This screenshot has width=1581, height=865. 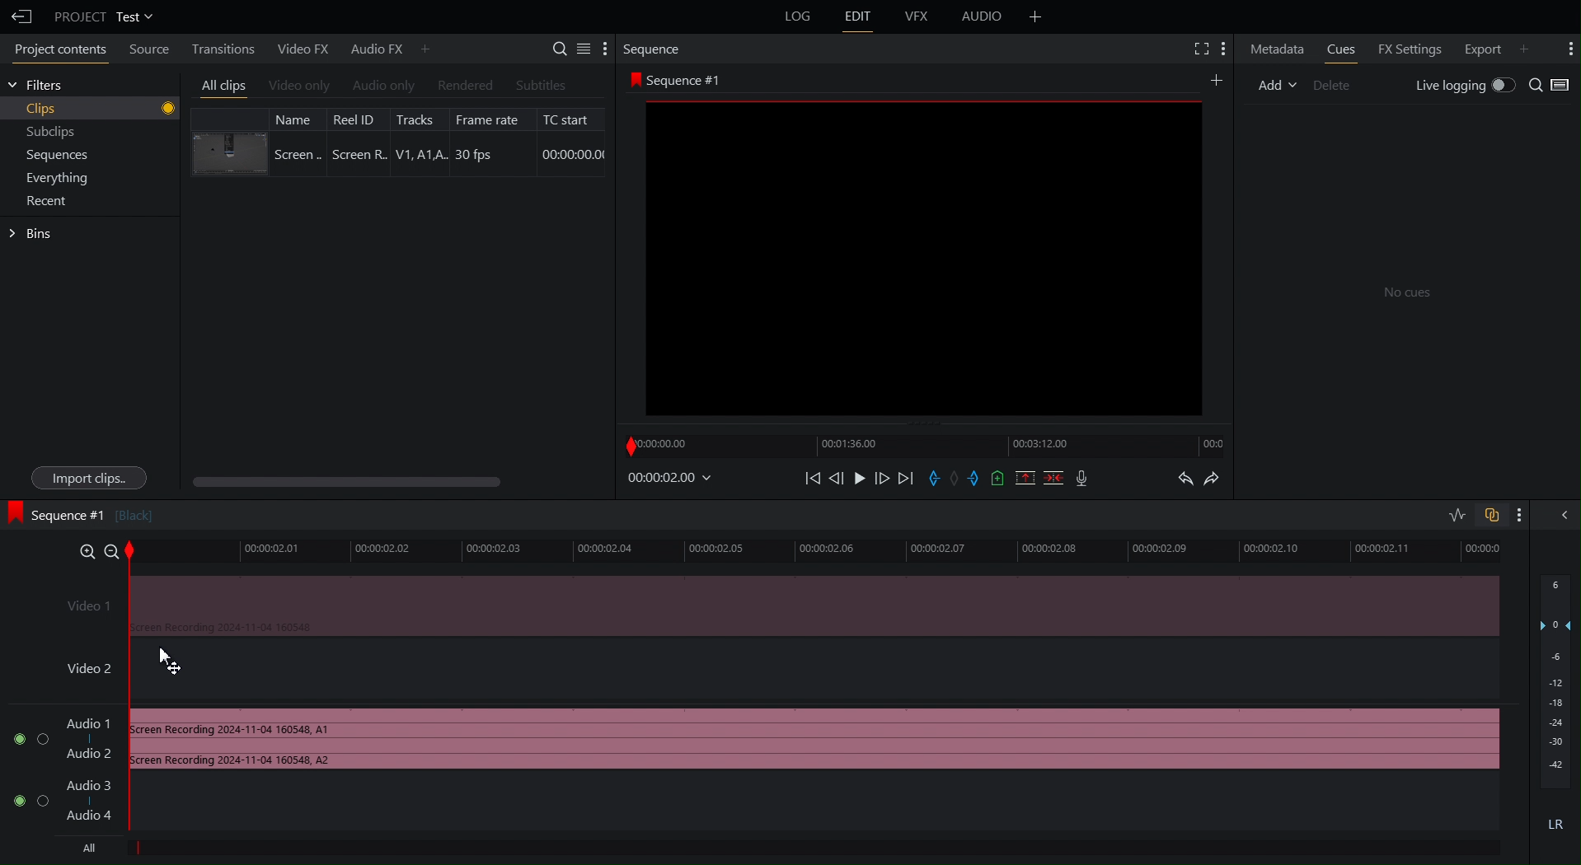 What do you see at coordinates (303, 48) in the screenshot?
I see `Video FX` at bounding box center [303, 48].